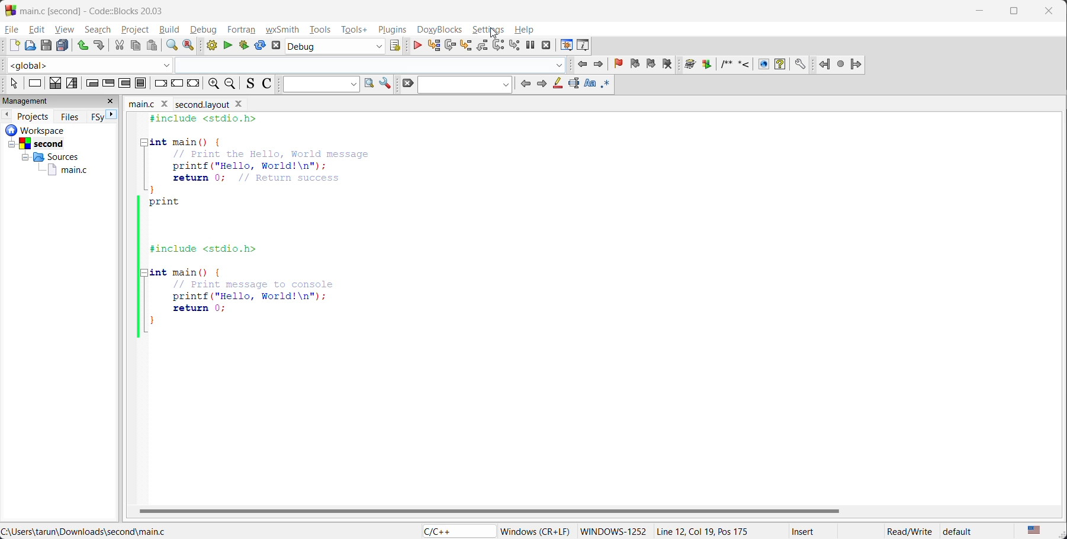 This screenshot has width=1067, height=539. I want to click on doxyblocks, so click(438, 29).